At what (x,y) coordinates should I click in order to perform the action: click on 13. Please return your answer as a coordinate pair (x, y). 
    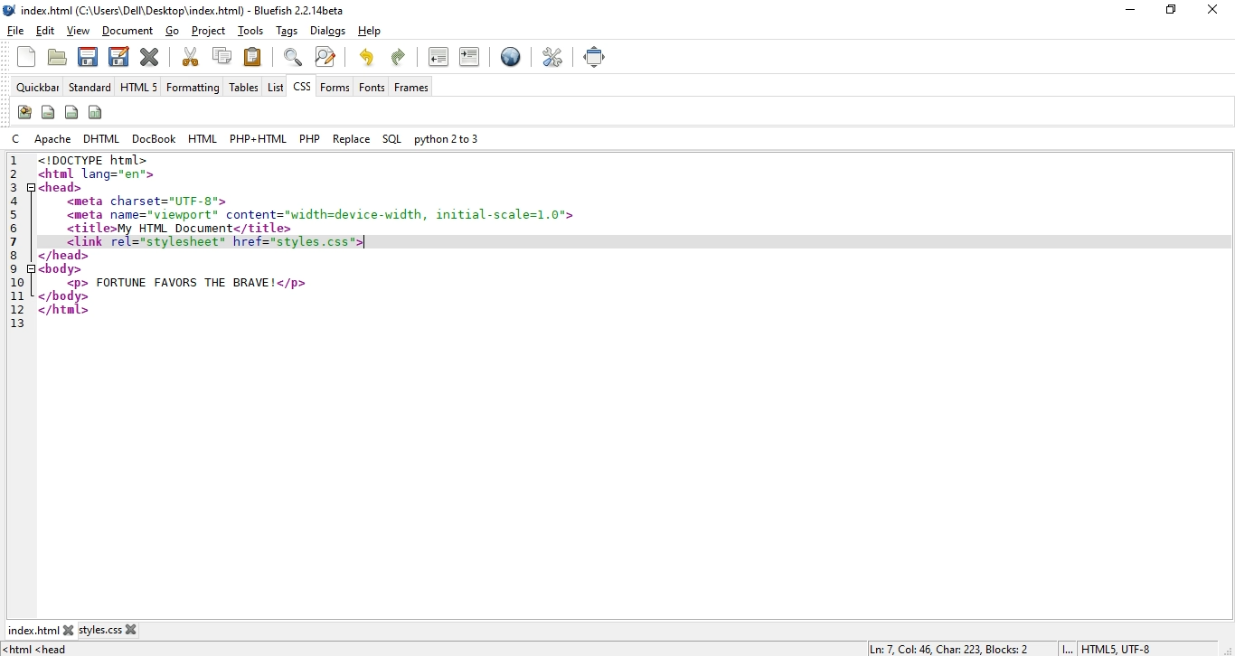
    Looking at the image, I should click on (16, 324).